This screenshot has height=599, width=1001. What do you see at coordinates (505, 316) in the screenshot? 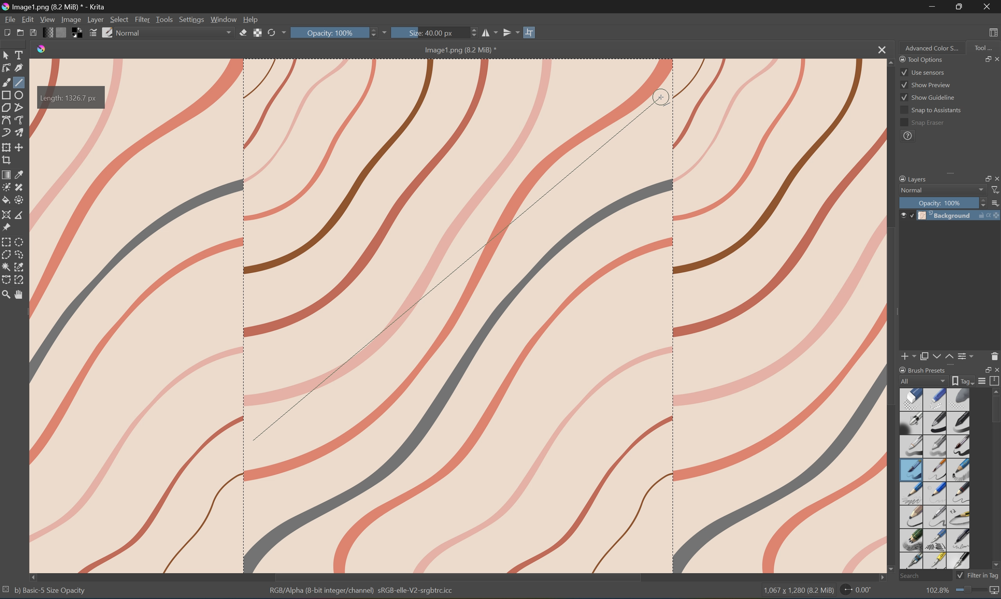
I see `Image` at bounding box center [505, 316].